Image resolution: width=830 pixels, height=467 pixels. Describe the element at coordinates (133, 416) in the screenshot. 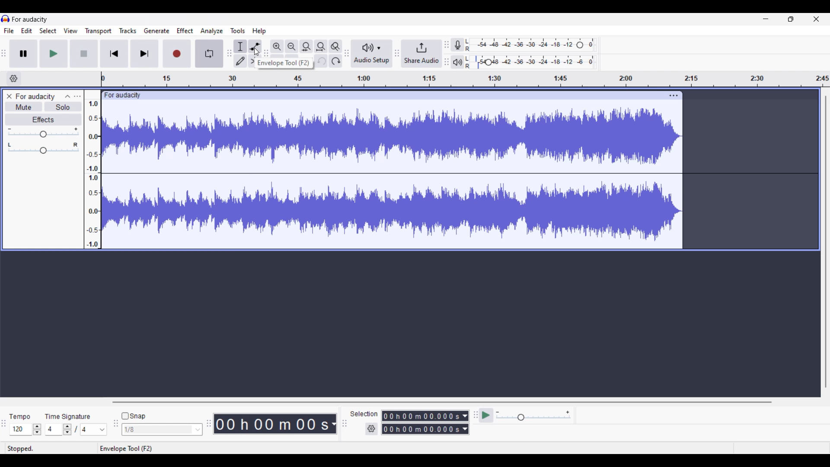

I see `Snap toggle` at that location.